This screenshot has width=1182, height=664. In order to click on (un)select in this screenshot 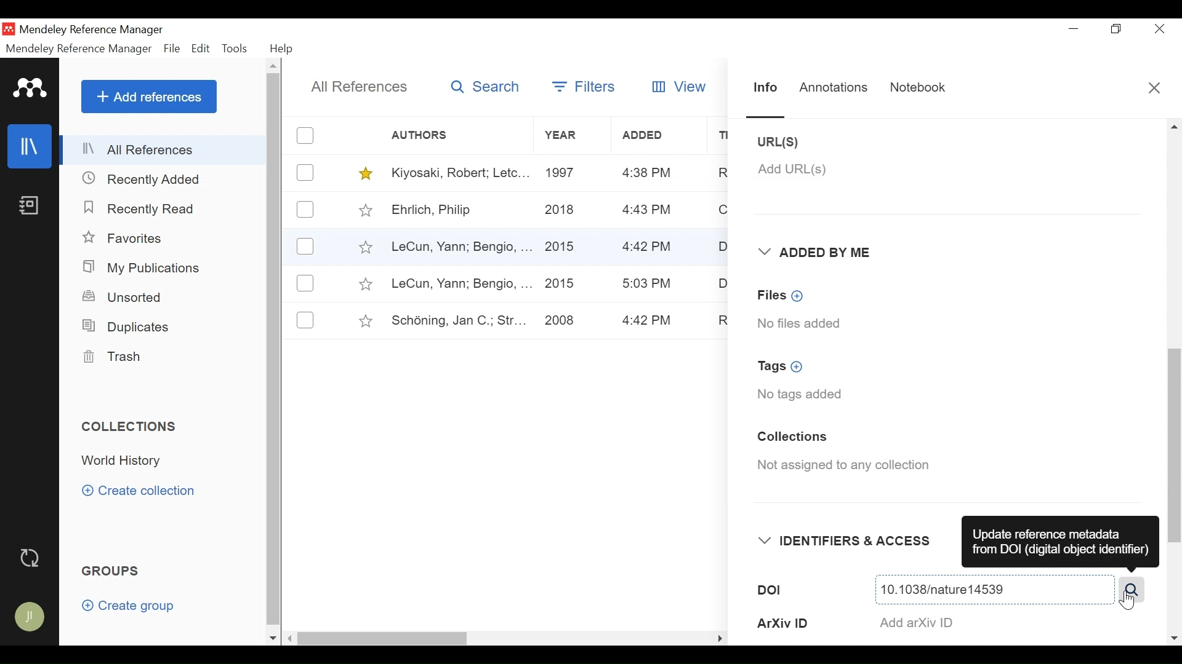, I will do `click(305, 209)`.